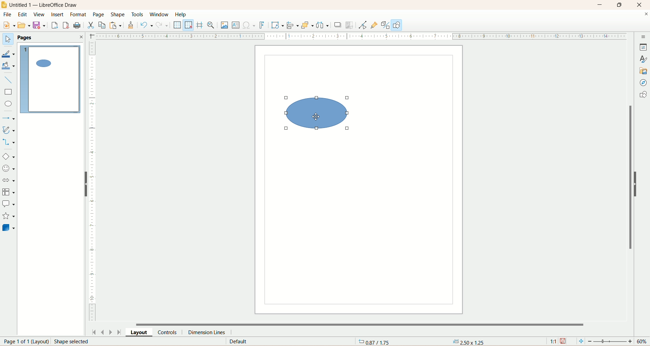 Image resolution: width=650 pixels, height=346 pixels. Describe the element at coordinates (212, 332) in the screenshot. I see `dimension lines` at that location.